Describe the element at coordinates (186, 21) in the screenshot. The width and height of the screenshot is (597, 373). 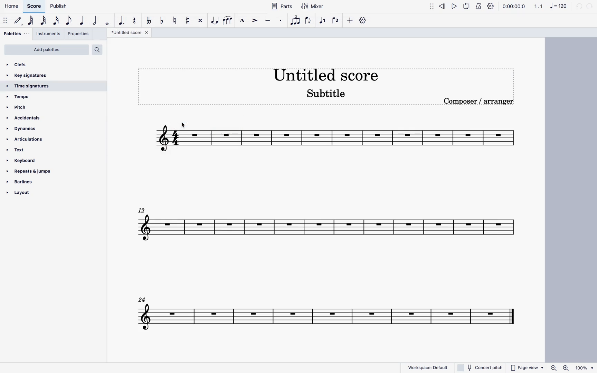
I see `toggle sharp` at that location.